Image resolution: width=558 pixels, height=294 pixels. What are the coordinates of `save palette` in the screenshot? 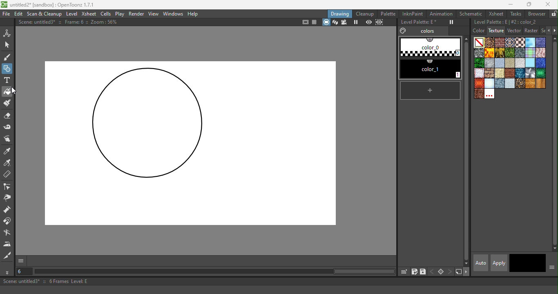 It's located at (423, 272).